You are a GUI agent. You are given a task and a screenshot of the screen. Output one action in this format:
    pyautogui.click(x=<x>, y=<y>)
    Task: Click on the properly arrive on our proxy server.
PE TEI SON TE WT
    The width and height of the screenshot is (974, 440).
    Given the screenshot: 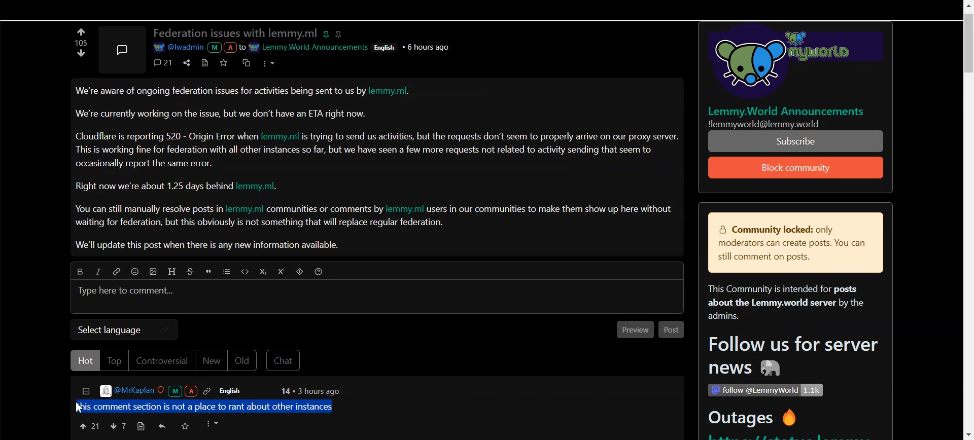 What is the action you would take?
    pyautogui.click(x=797, y=141)
    